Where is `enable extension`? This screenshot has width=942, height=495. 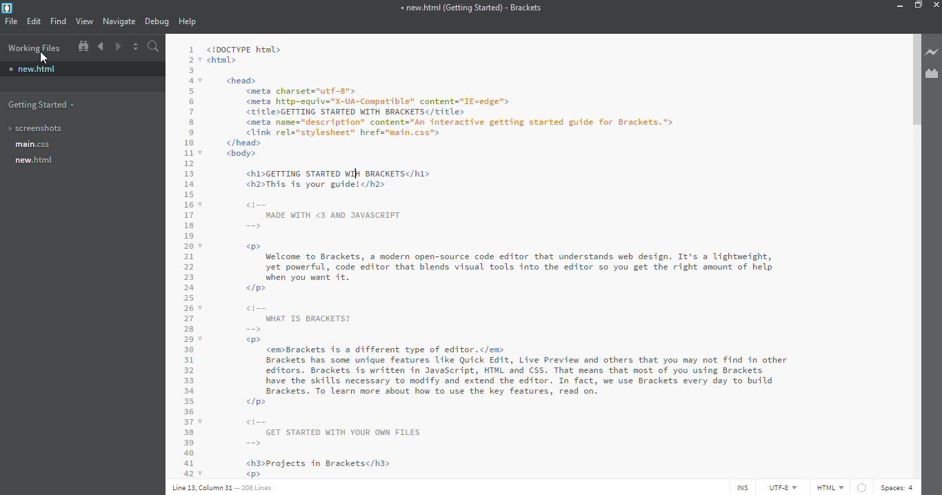
enable extension is located at coordinates (932, 73).